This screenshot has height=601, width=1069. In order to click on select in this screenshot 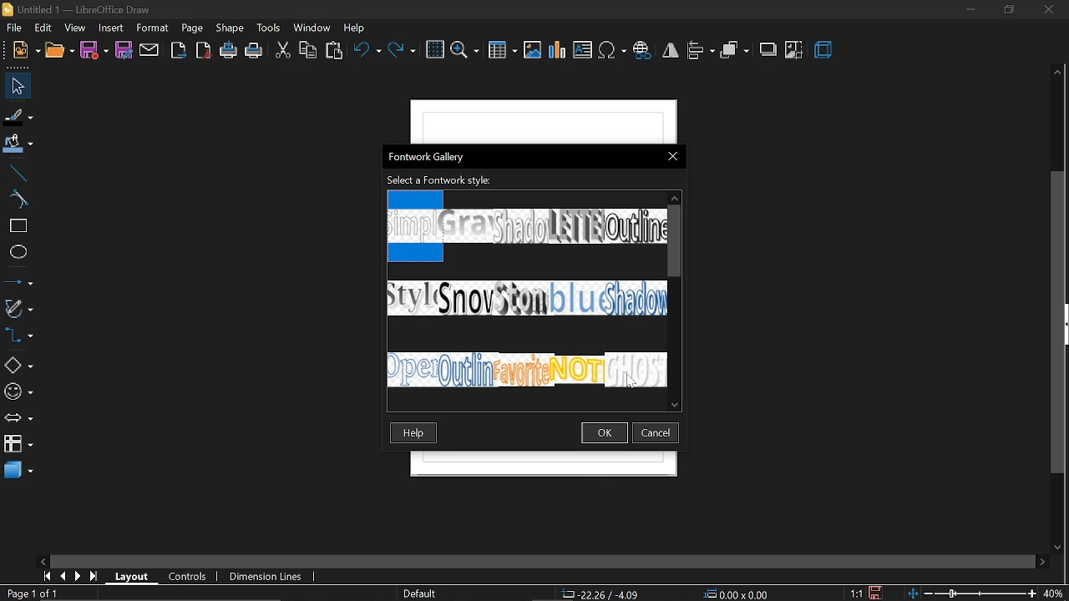, I will do `click(15, 84)`.